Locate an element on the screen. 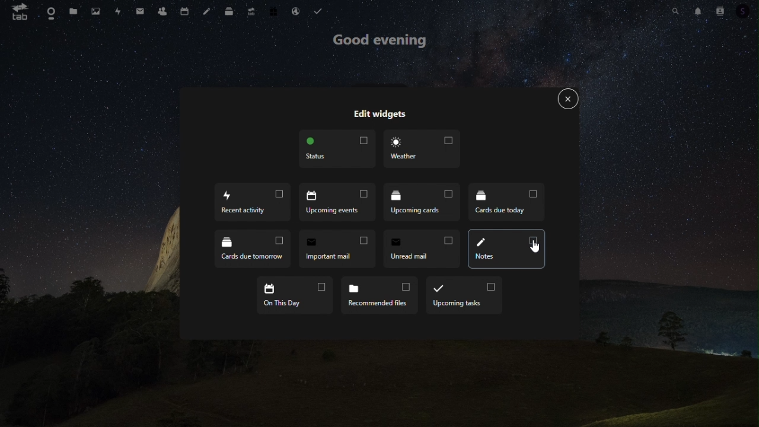 This screenshot has height=427, width=759. Contacts is located at coordinates (162, 11).